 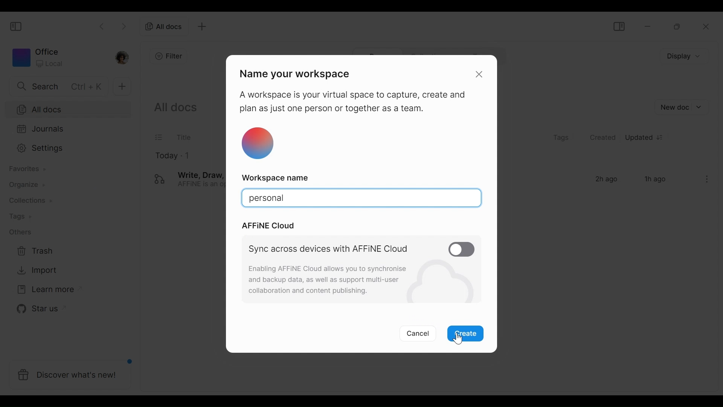 I want to click on logo, so click(x=159, y=179).